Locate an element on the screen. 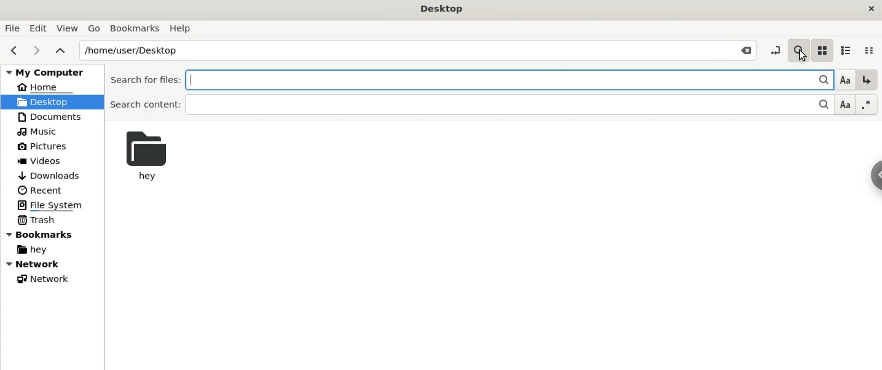 Image resolution: width=882 pixels, height=370 pixels. File is located at coordinates (12, 28).